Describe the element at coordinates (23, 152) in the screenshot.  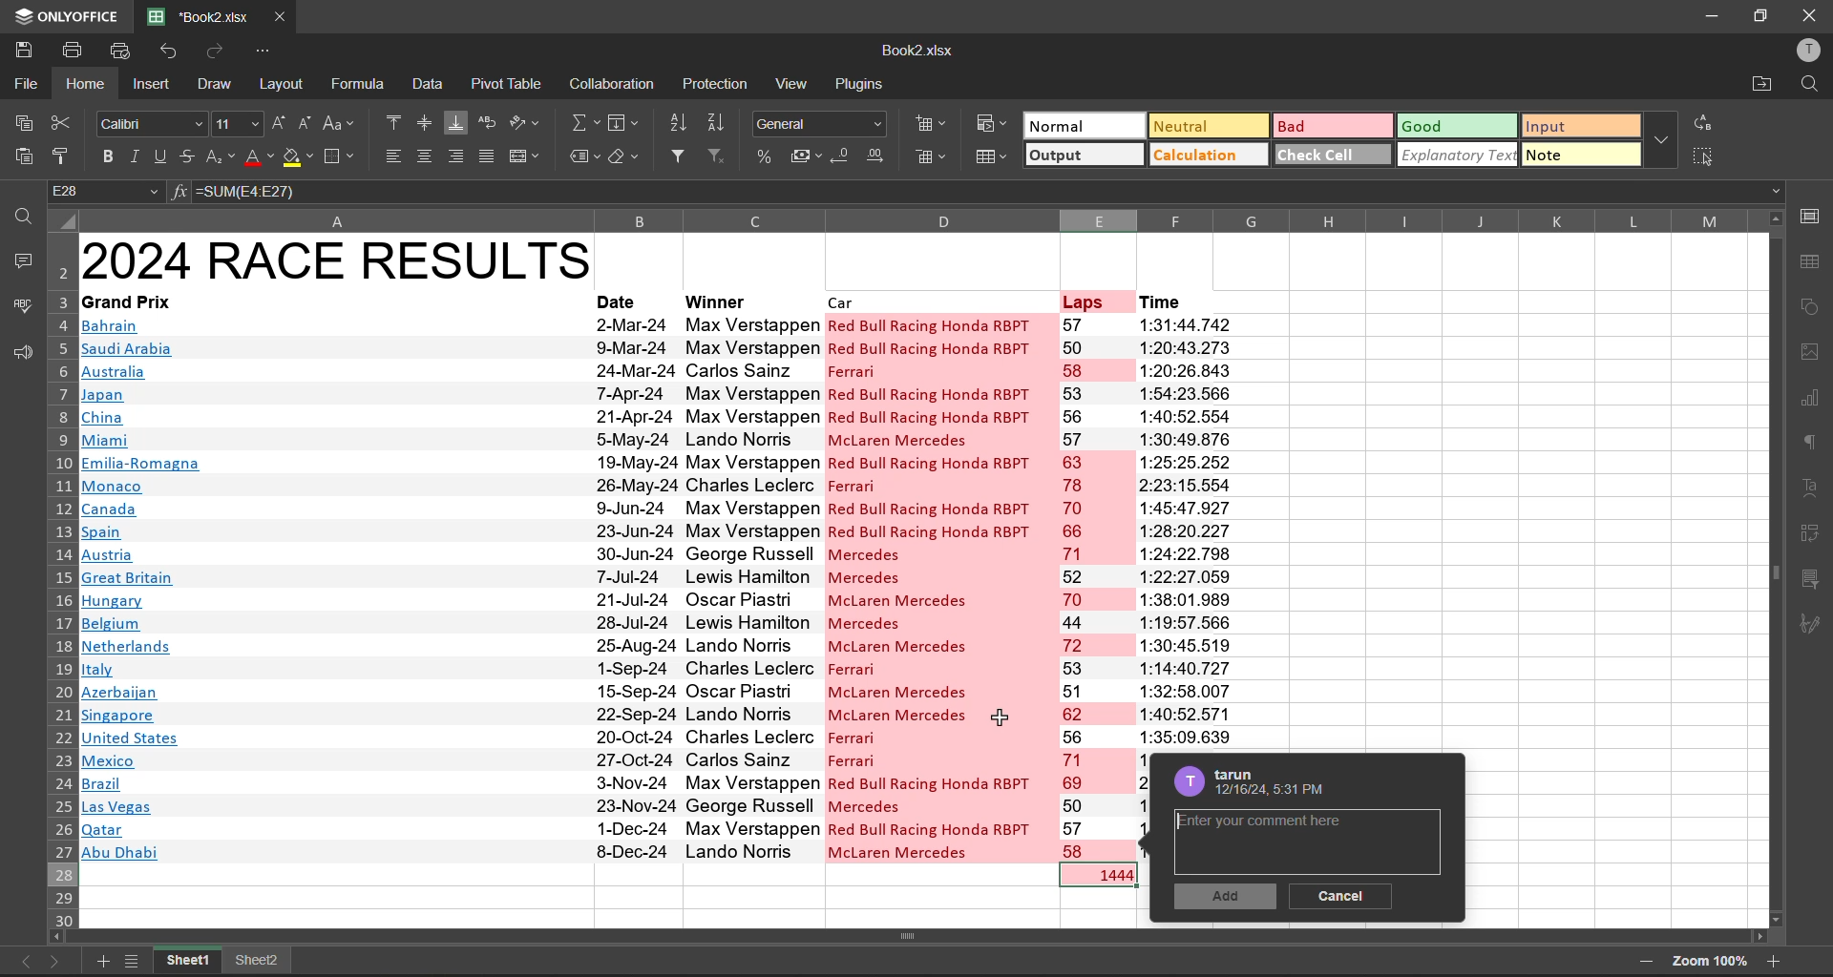
I see `paste` at that location.